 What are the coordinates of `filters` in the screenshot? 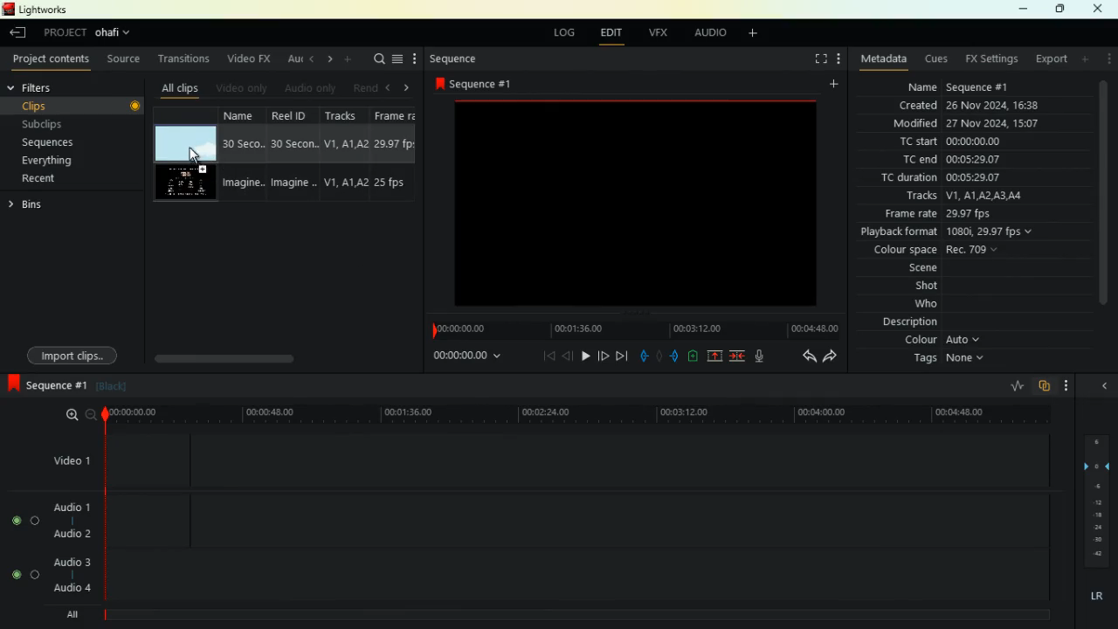 It's located at (52, 88).